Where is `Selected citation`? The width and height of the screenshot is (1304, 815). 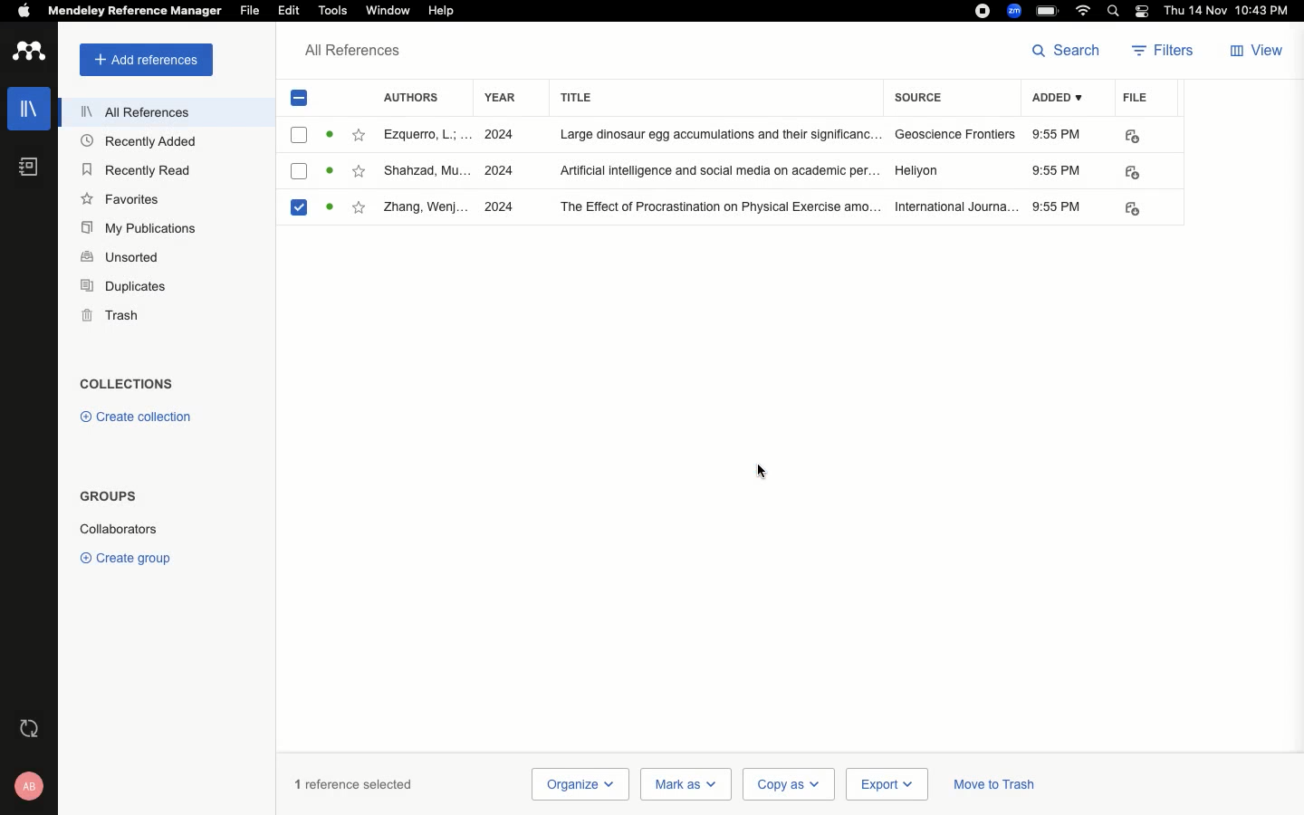
Selected citation is located at coordinates (302, 213).